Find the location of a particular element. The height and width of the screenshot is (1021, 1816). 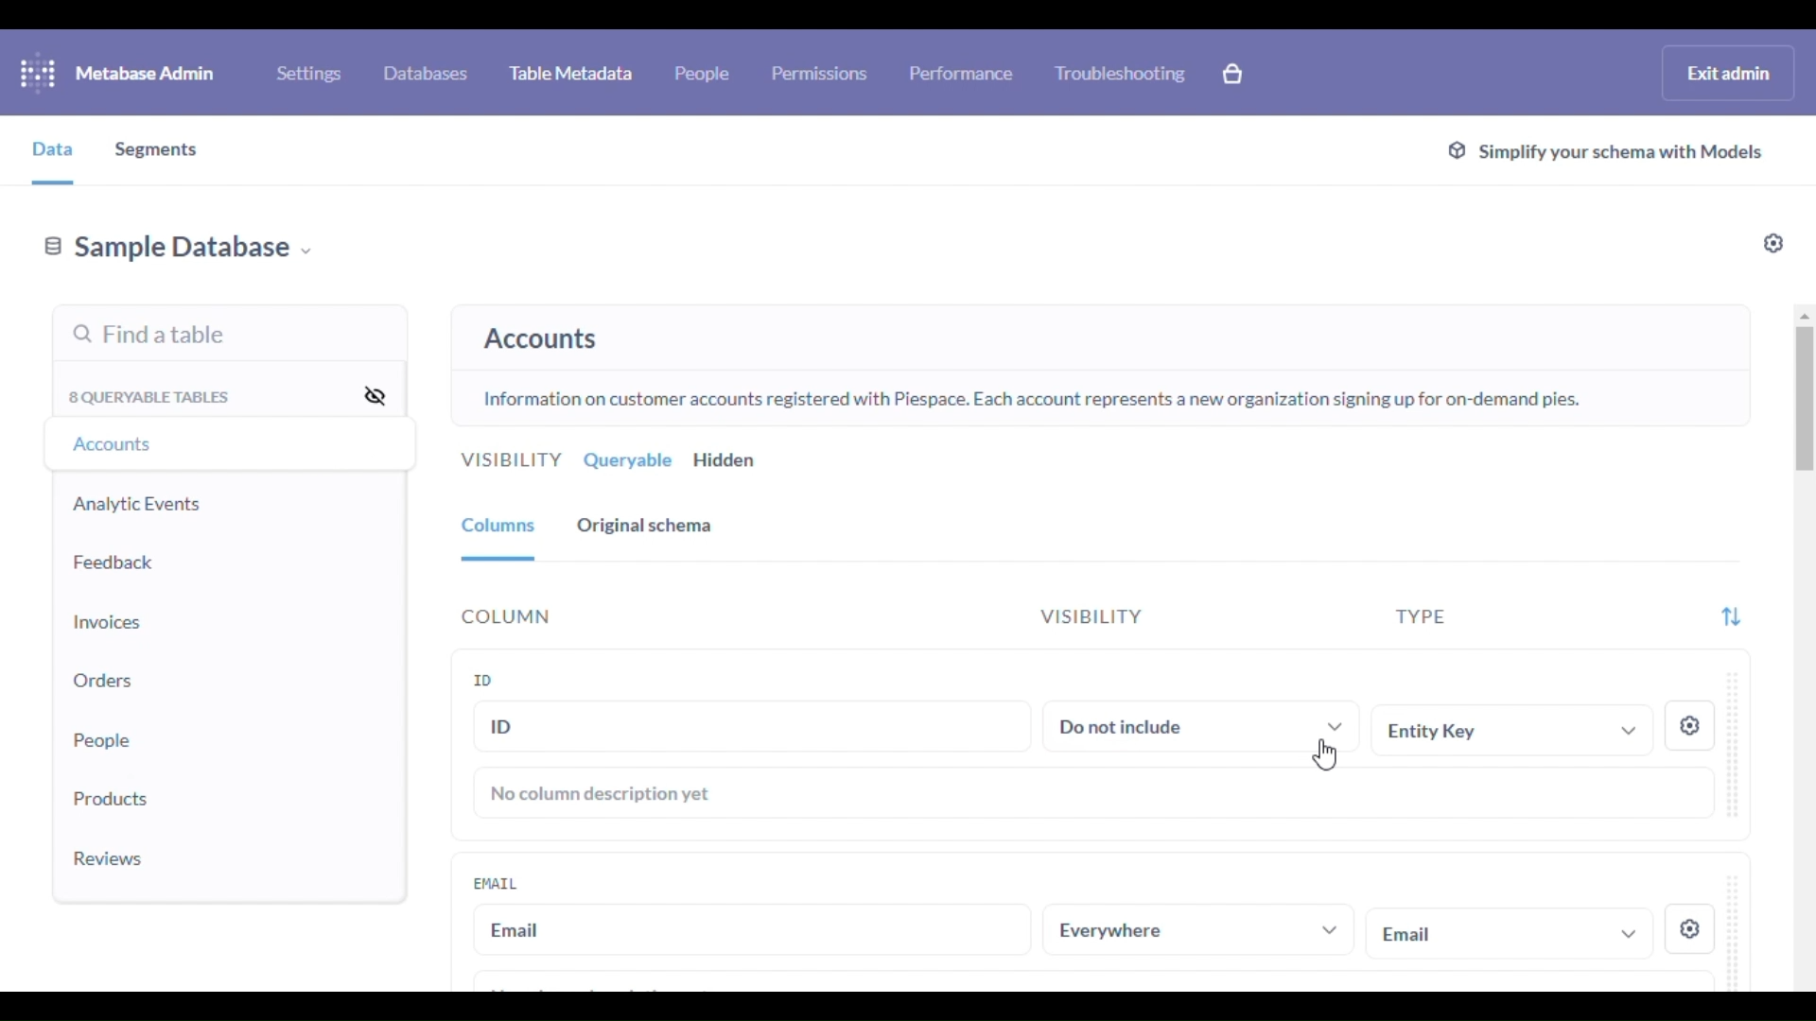

permissions is located at coordinates (821, 73).